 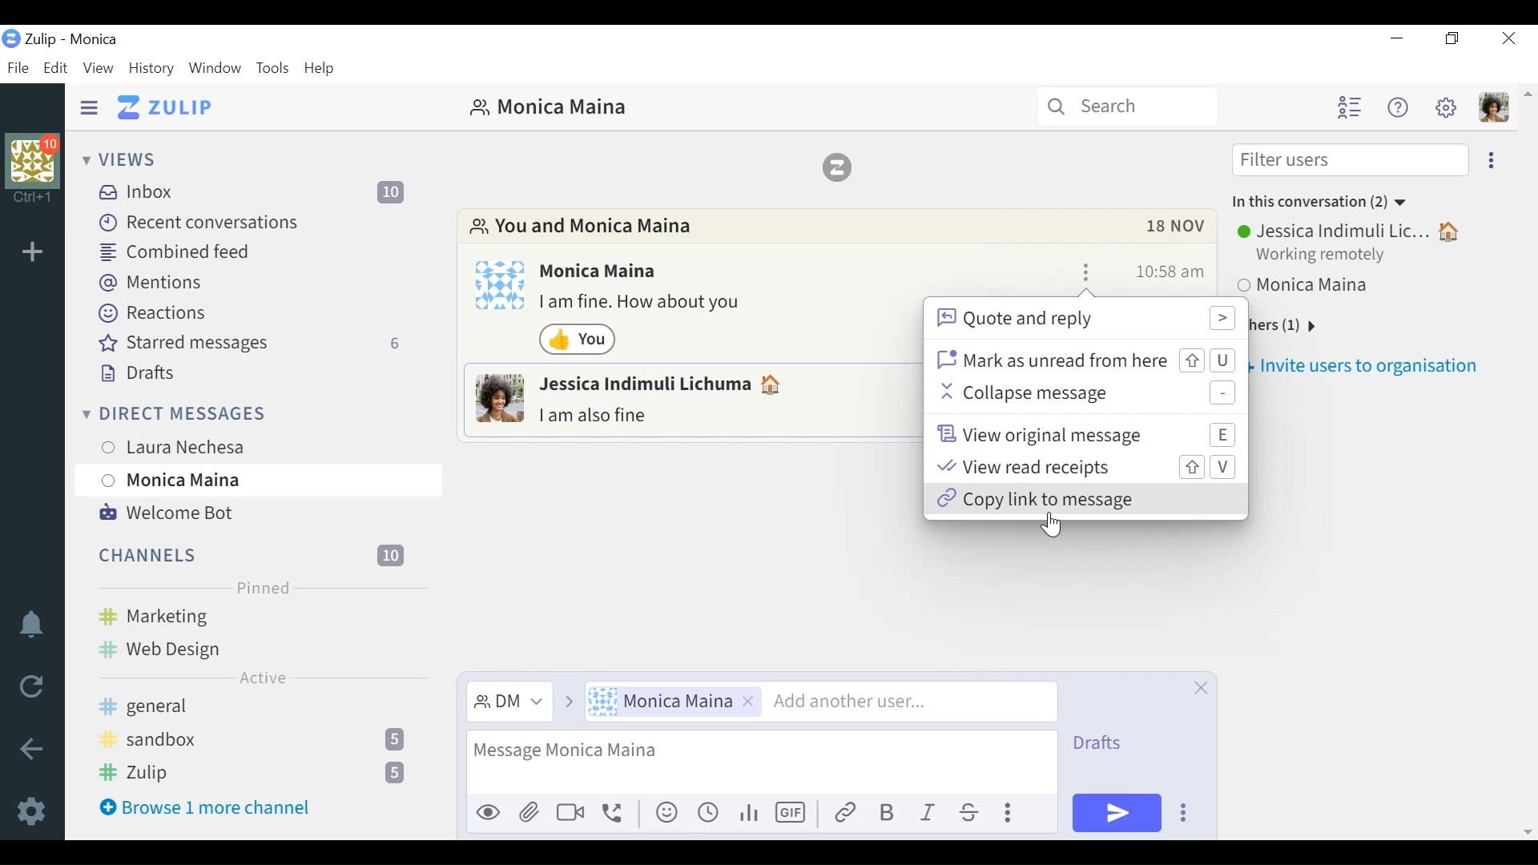 What do you see at coordinates (11, 40) in the screenshot?
I see `Zulip Desktop icon` at bounding box center [11, 40].